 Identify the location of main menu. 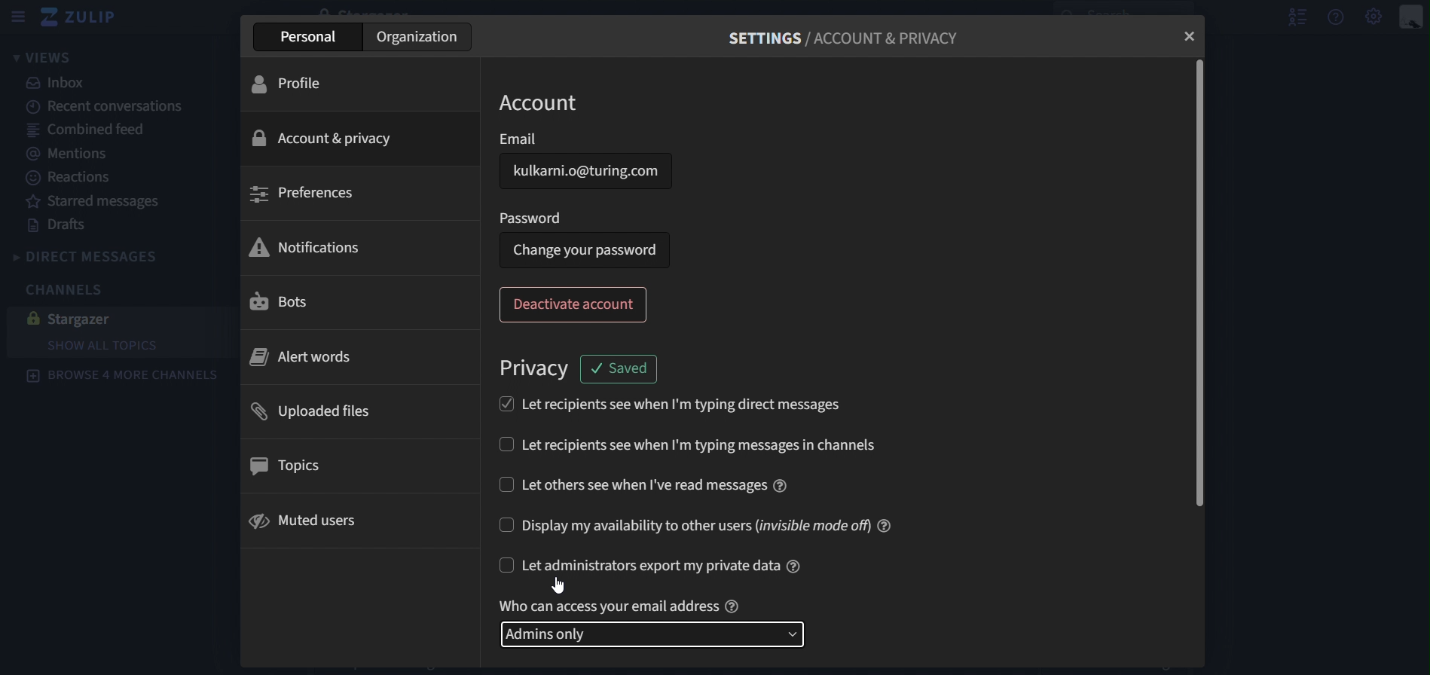
(1371, 18).